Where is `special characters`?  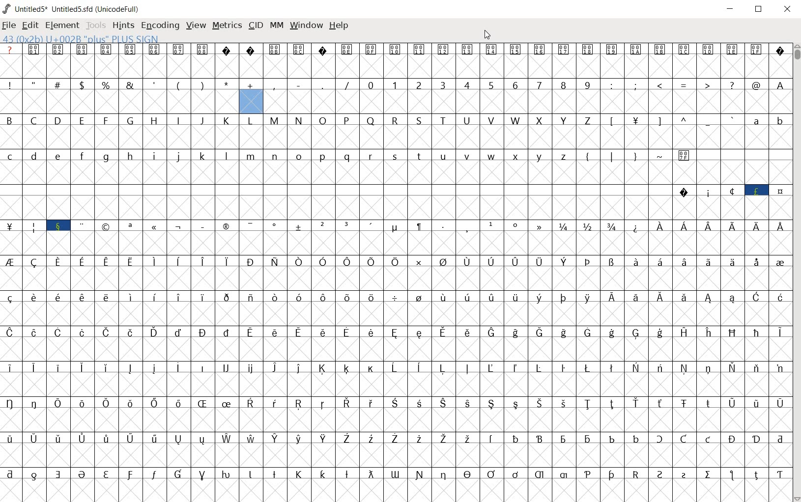
special characters is located at coordinates (695, 96).